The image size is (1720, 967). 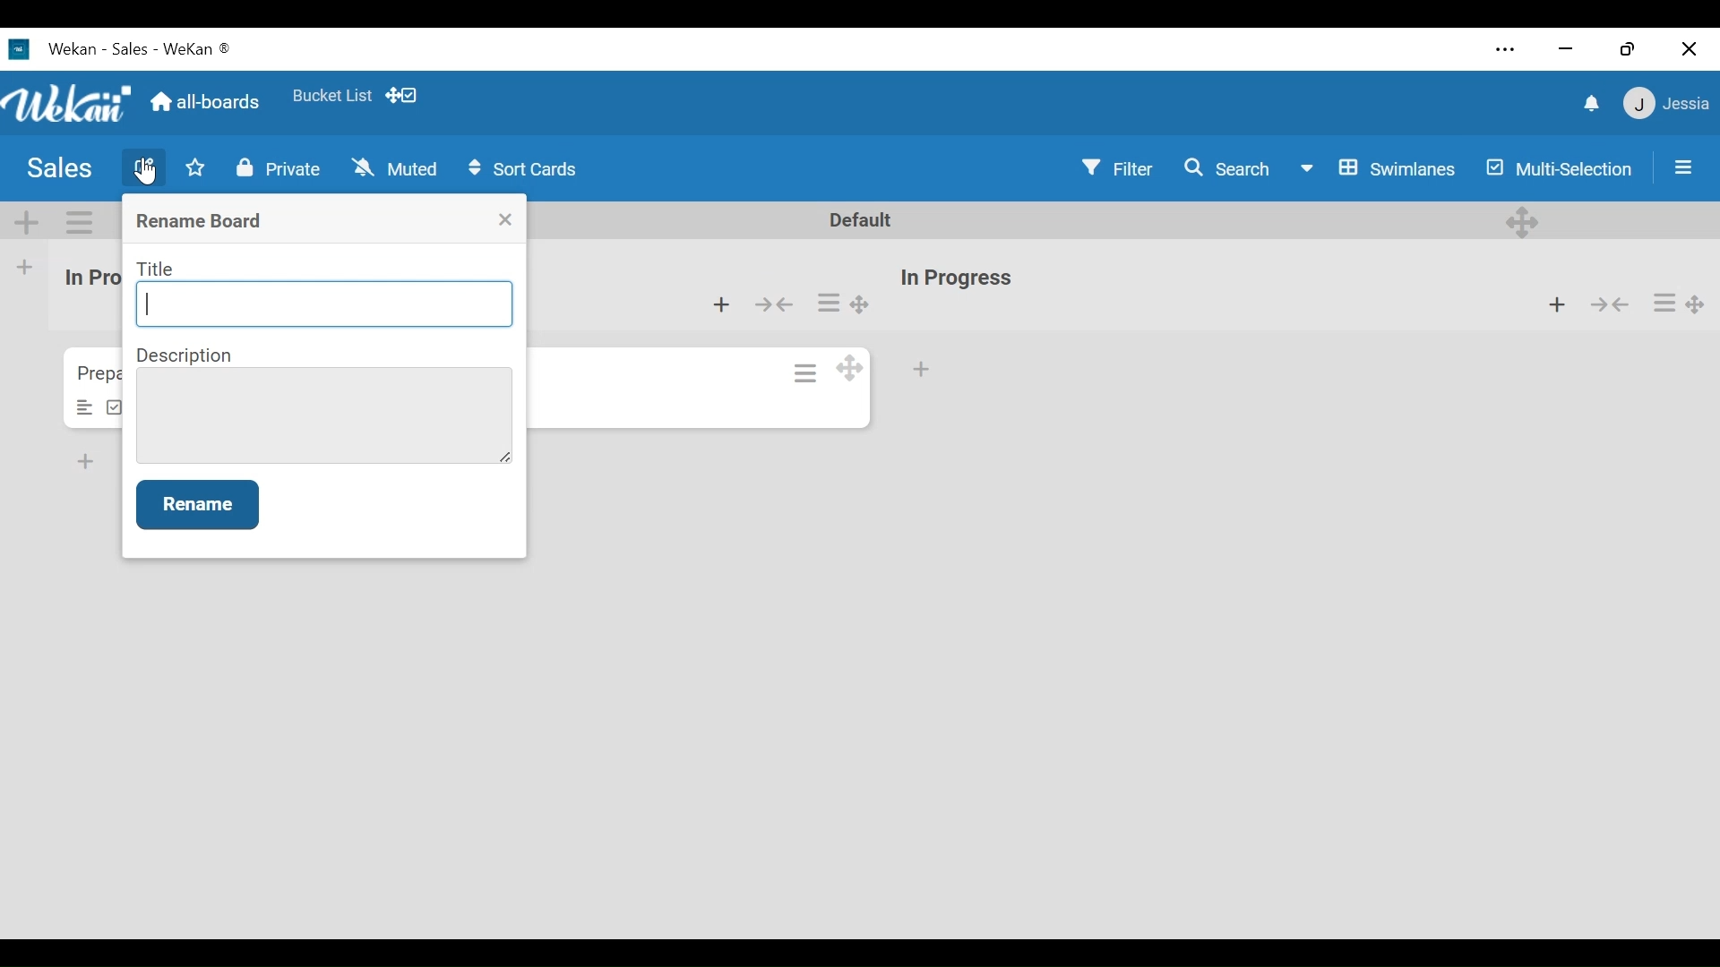 I want to click on Title, so click(x=158, y=269).